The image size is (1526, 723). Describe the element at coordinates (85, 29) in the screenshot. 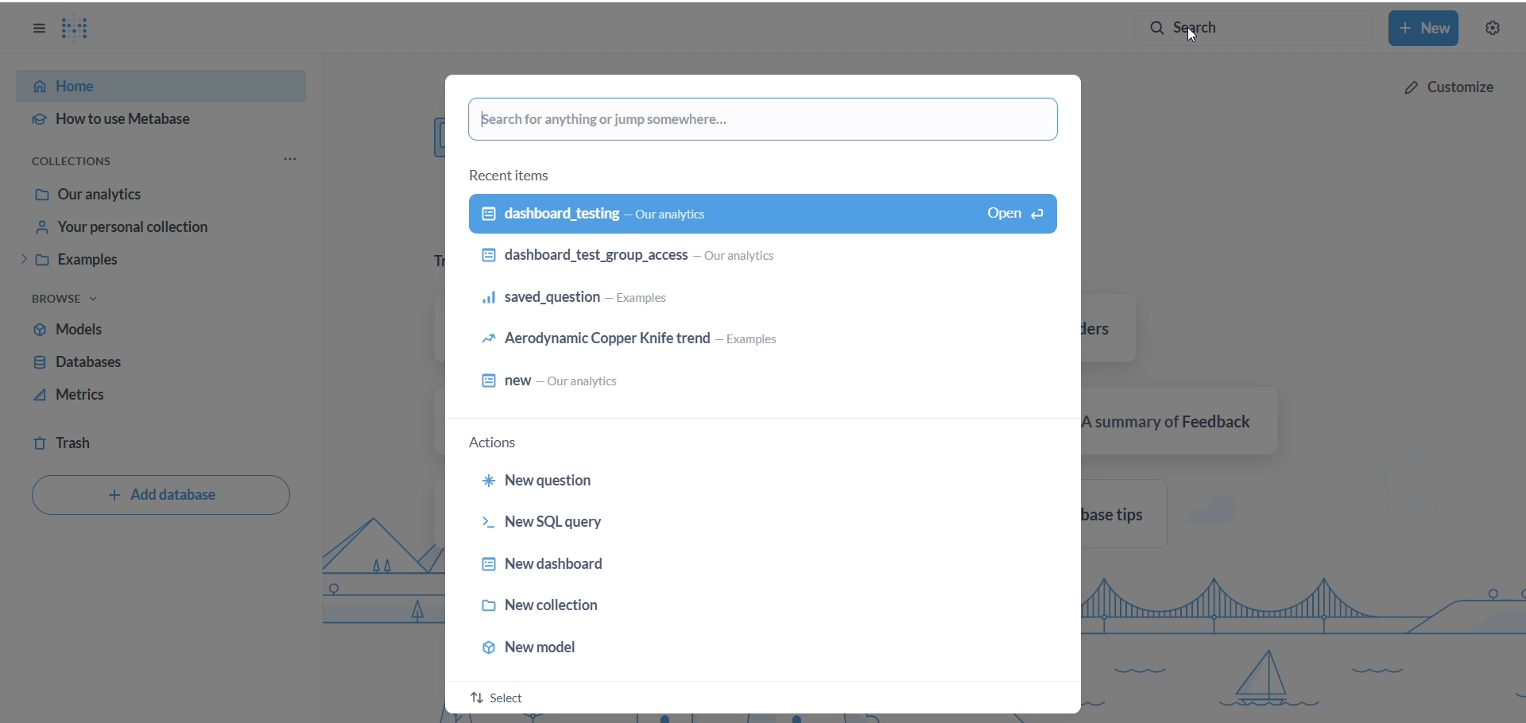

I see `Metabase logo` at that location.